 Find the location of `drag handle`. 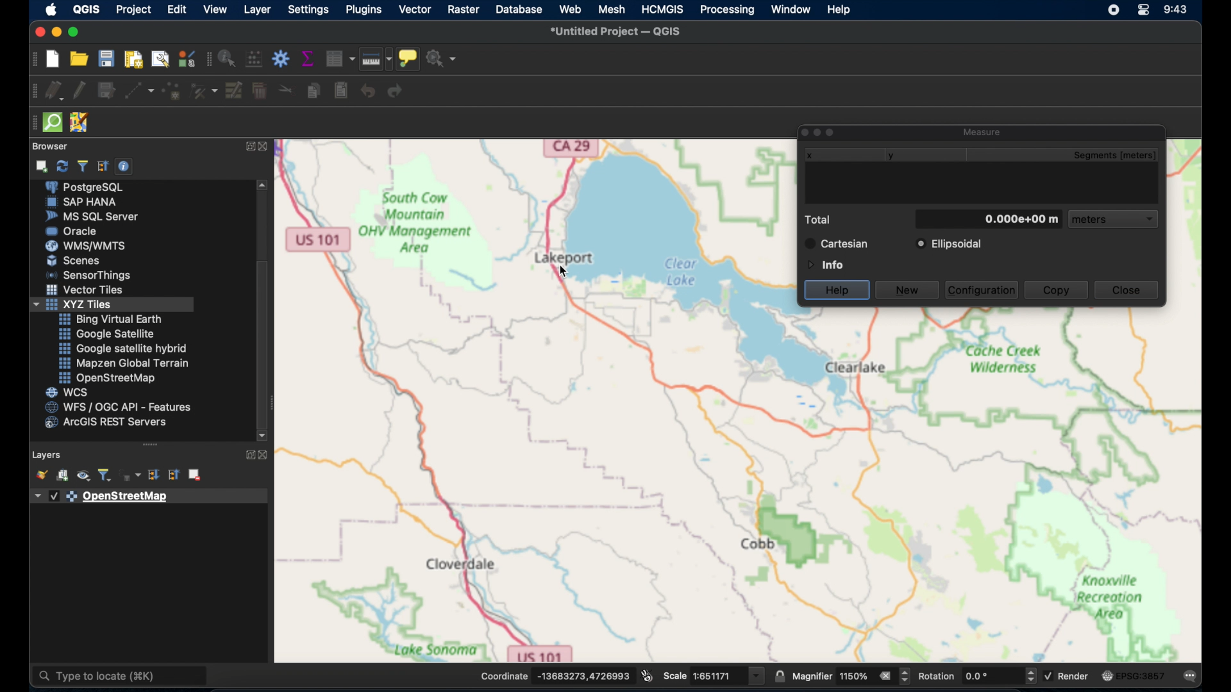

drag handle is located at coordinates (151, 444).